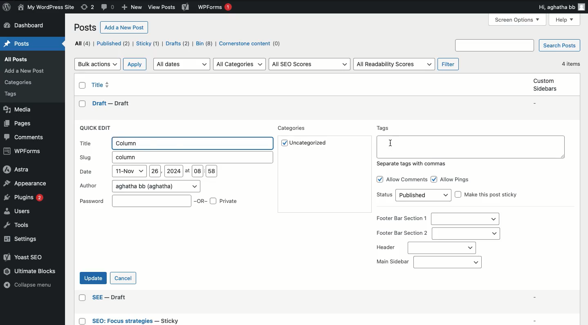  I want to click on Make this post sticky, so click(487, 194).